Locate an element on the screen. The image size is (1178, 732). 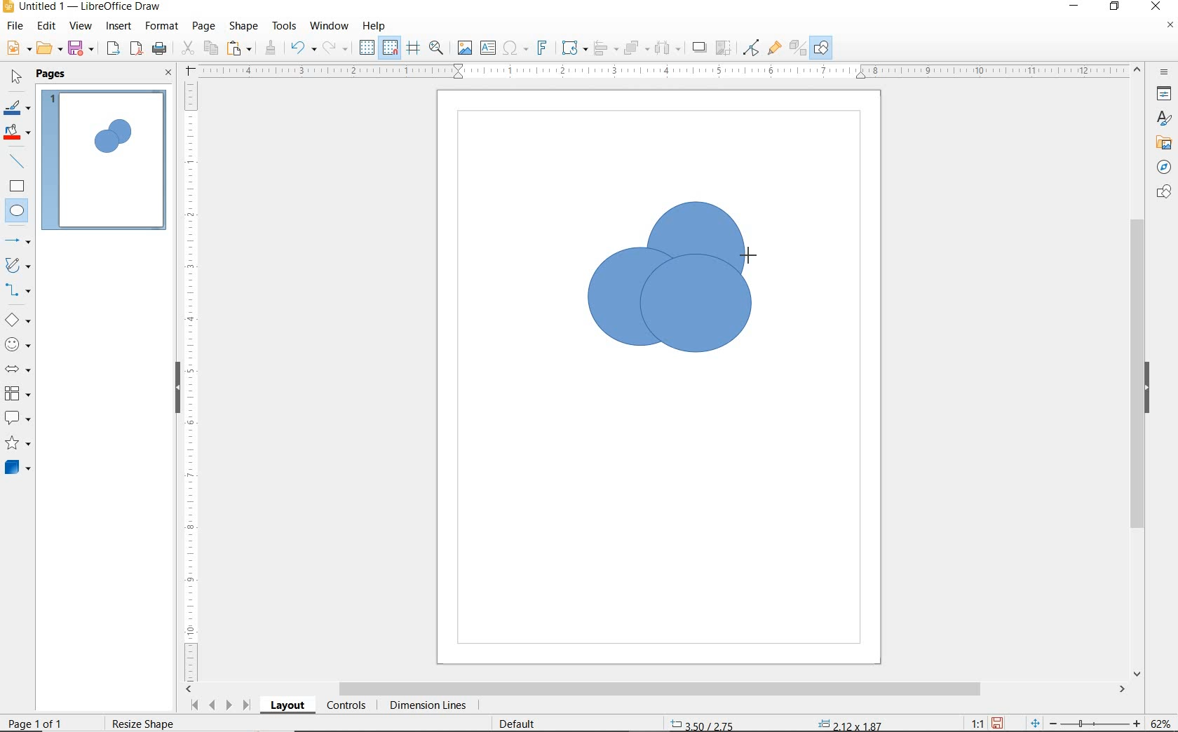
SHADOW is located at coordinates (700, 49).